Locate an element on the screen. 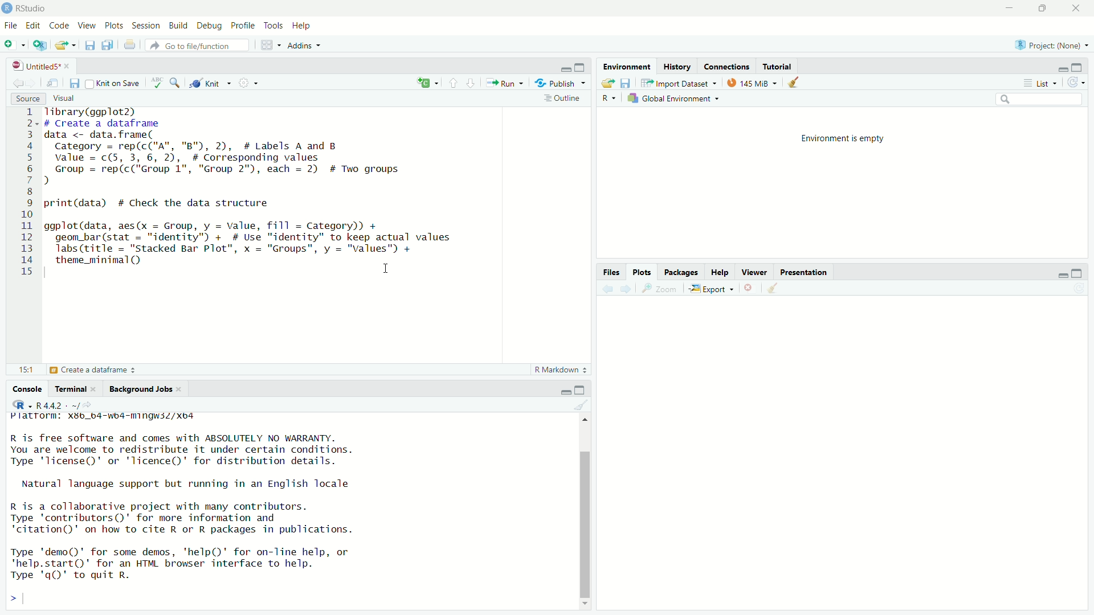 This screenshot has height=615, width=1094. R is located at coordinates (609, 99).